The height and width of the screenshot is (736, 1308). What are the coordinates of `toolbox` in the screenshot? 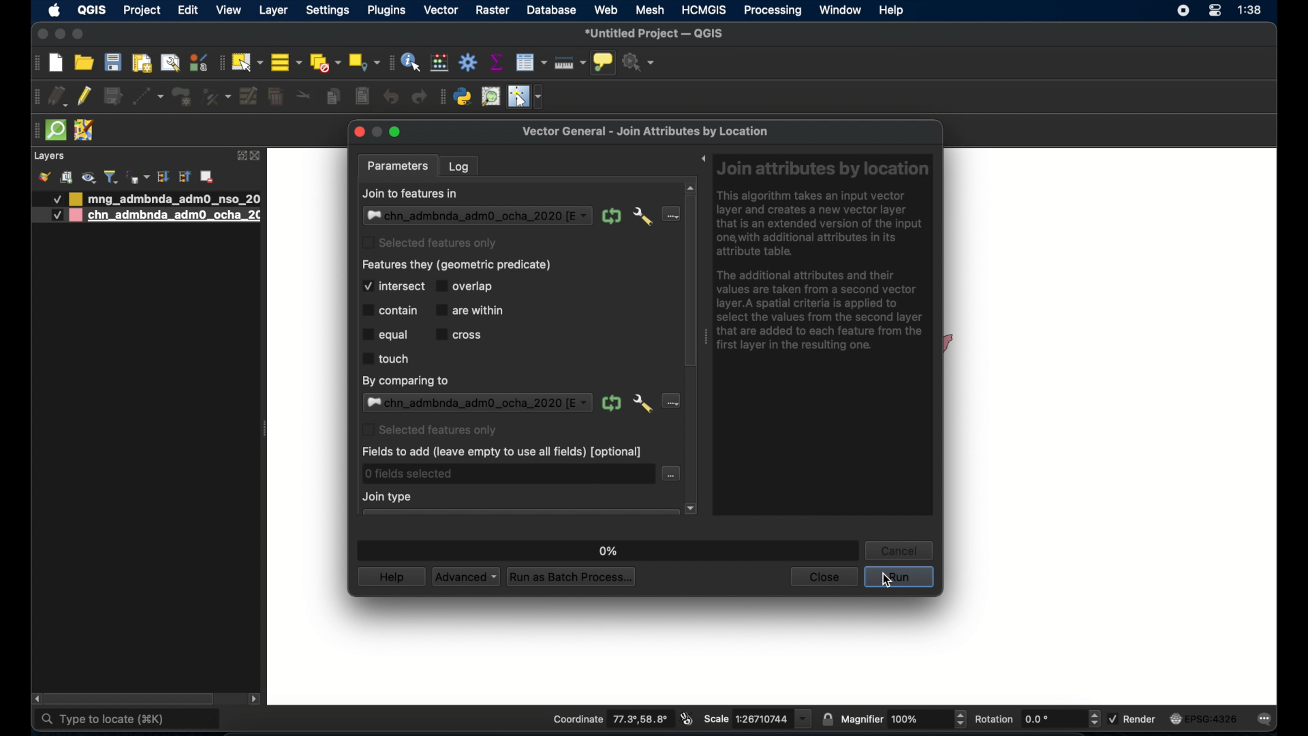 It's located at (468, 61).